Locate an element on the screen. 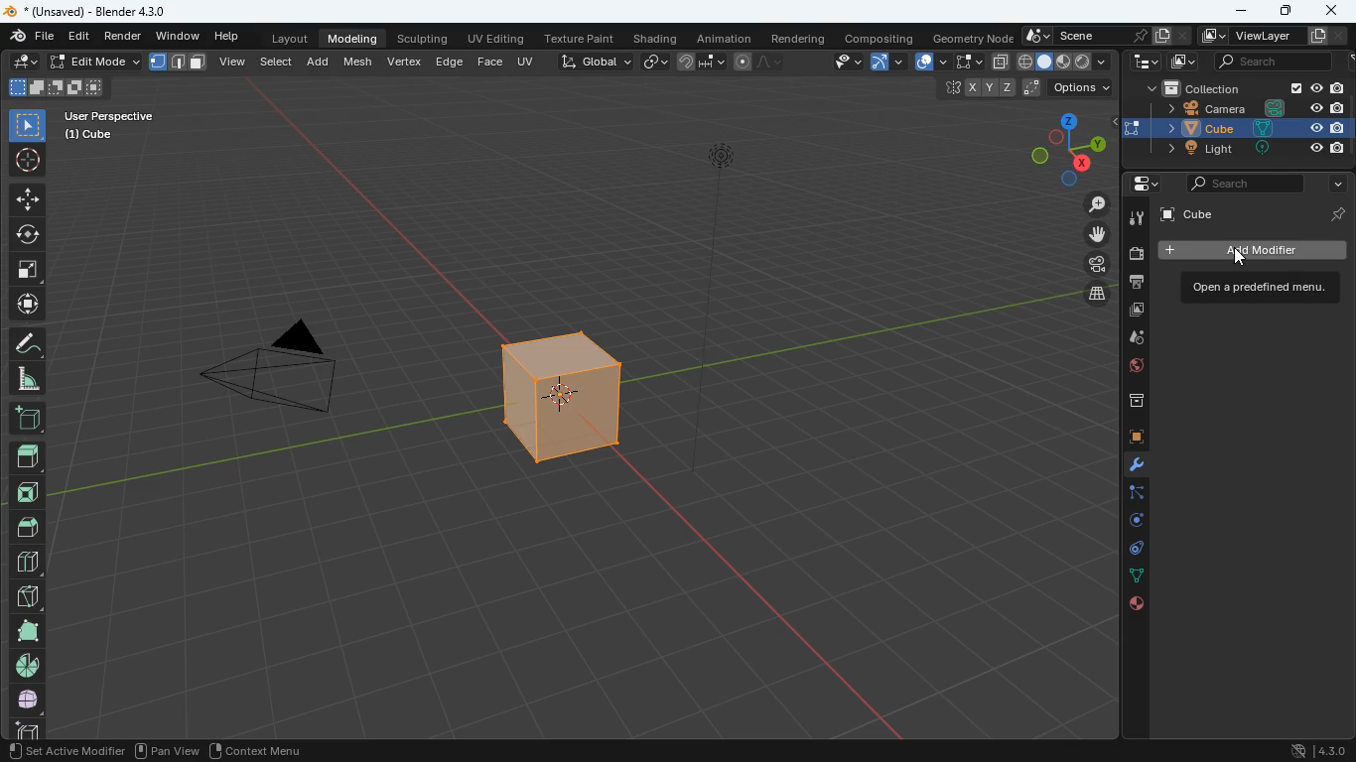 Image resolution: width=1356 pixels, height=762 pixels. rotate is located at coordinates (27, 234).